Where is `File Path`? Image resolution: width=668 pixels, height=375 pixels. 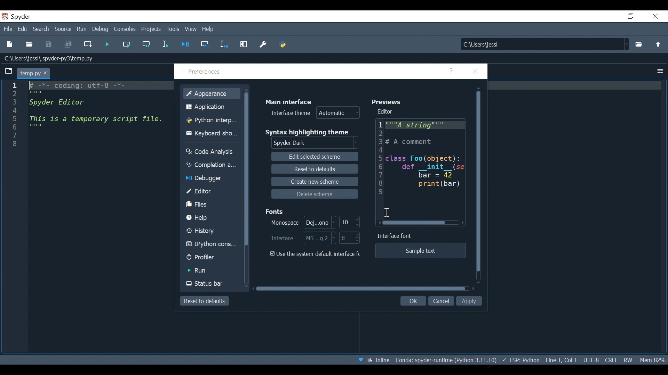 File Path is located at coordinates (51, 59).